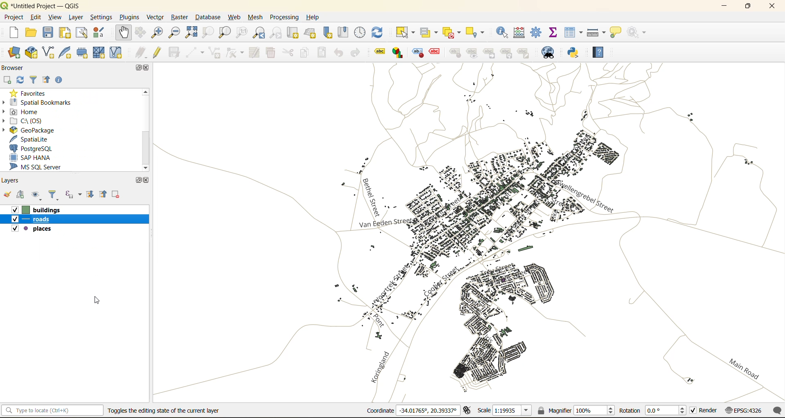  I want to click on view, so click(54, 17).